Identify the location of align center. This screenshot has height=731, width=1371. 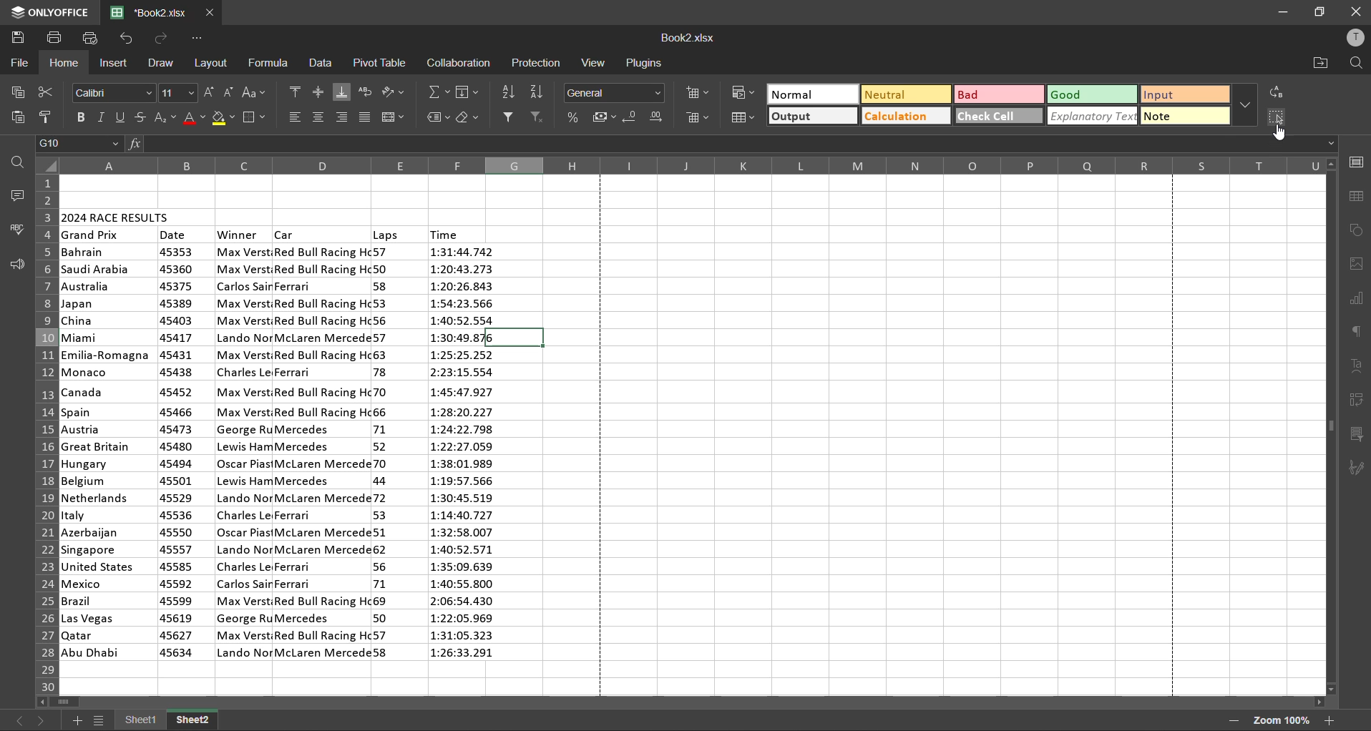
(317, 117).